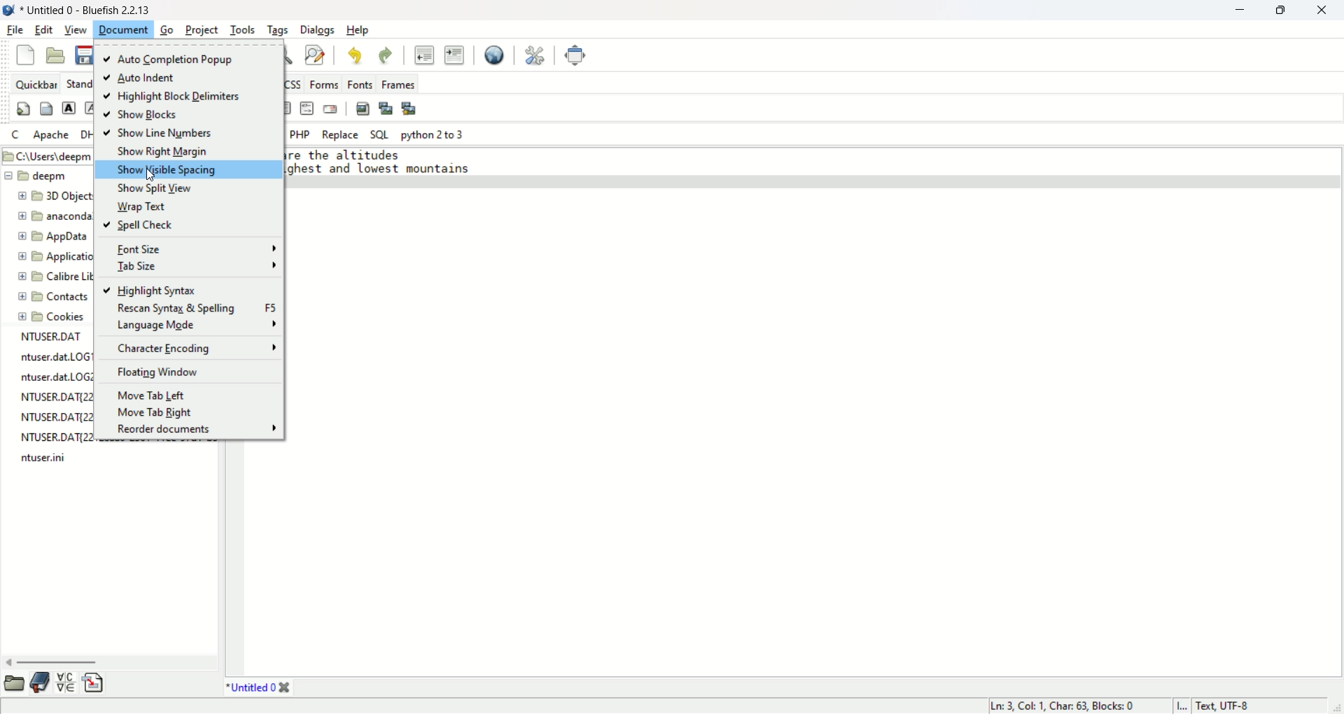 This screenshot has width=1344, height=714. I want to click on logo, so click(8, 10).